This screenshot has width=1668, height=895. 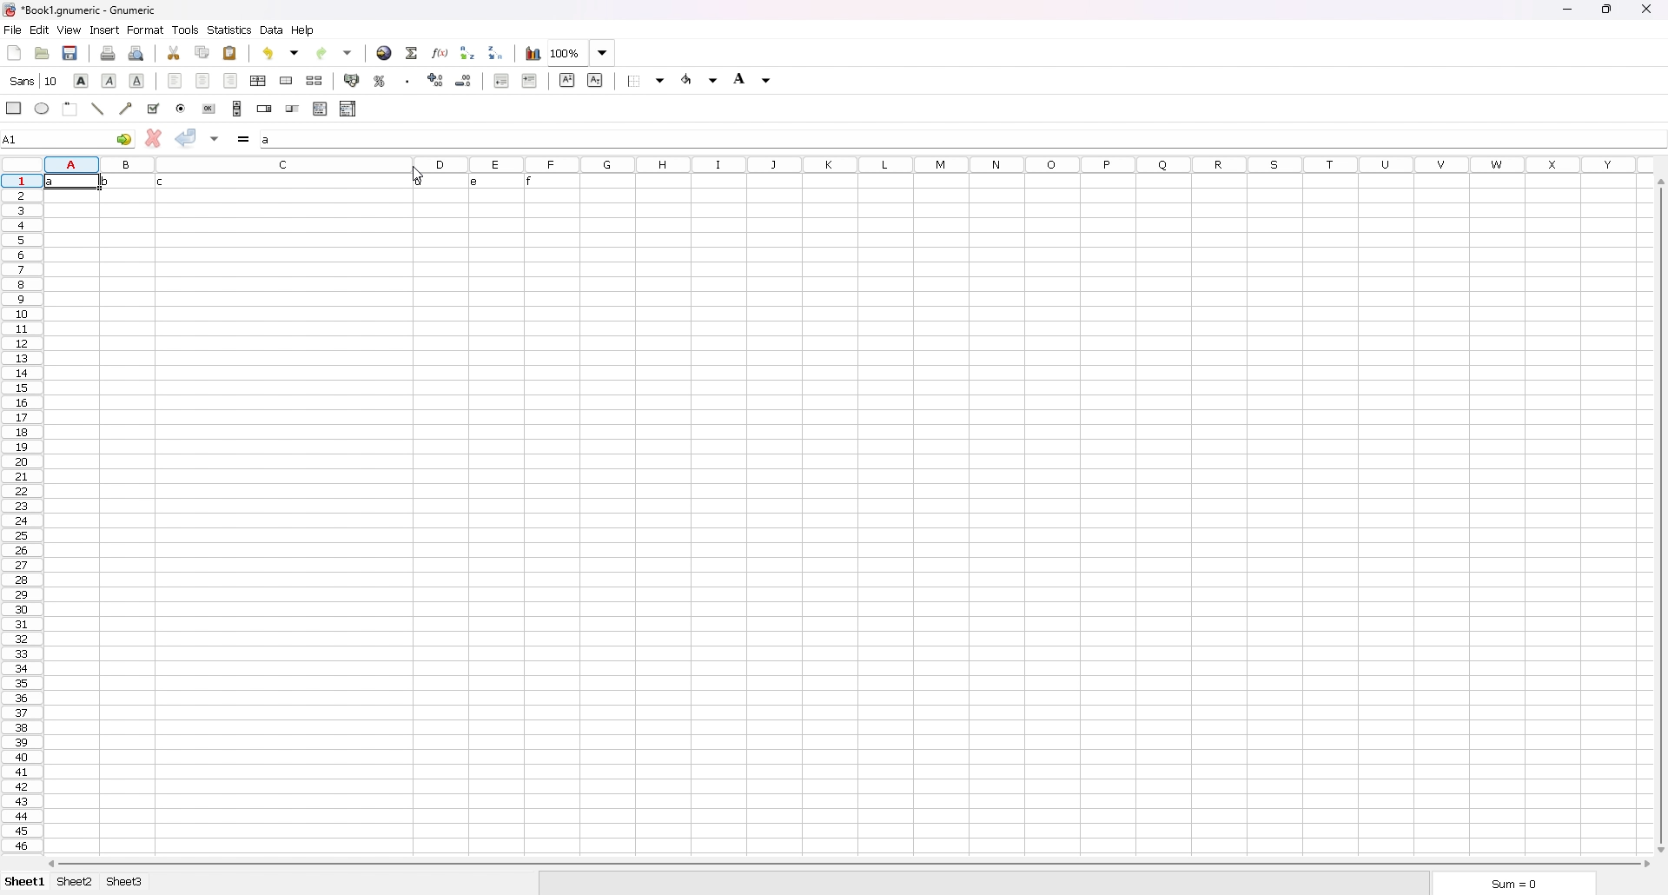 What do you see at coordinates (182, 109) in the screenshot?
I see `radio button` at bounding box center [182, 109].